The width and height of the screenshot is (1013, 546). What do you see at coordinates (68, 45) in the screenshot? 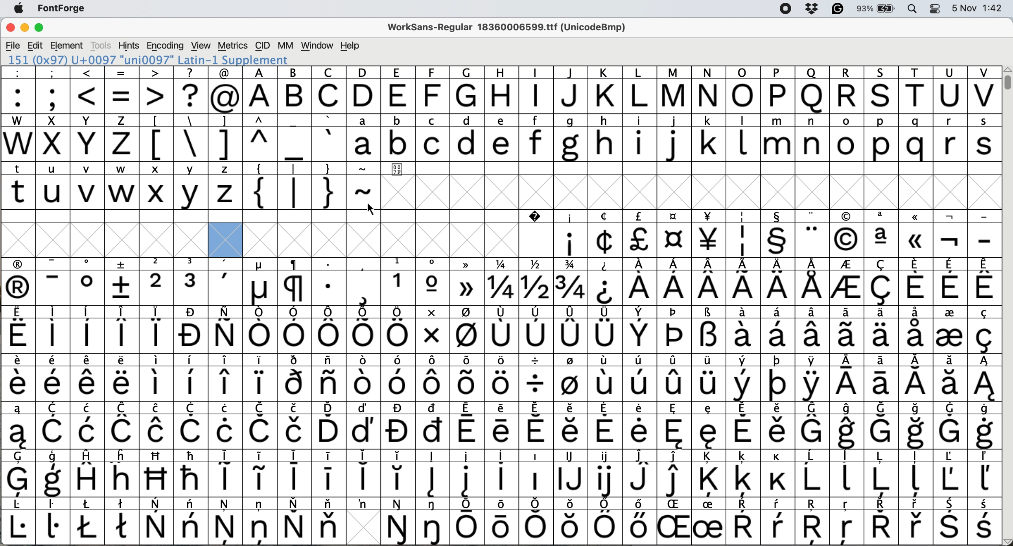
I see `element` at bounding box center [68, 45].